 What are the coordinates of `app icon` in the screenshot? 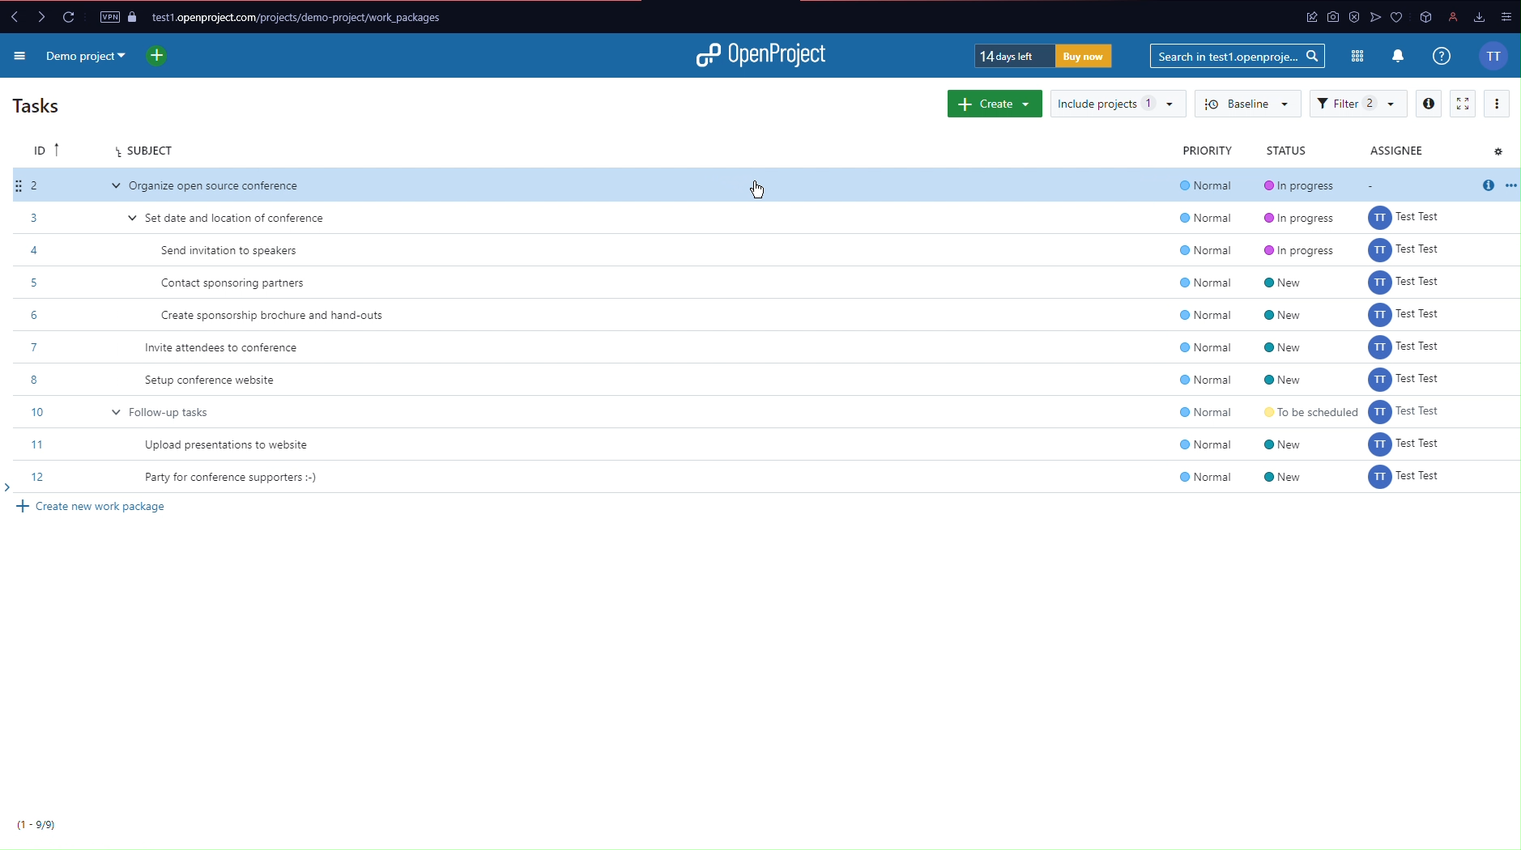 It's located at (1428, 17).